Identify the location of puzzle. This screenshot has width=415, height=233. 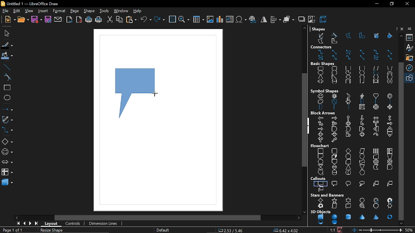
(348, 102).